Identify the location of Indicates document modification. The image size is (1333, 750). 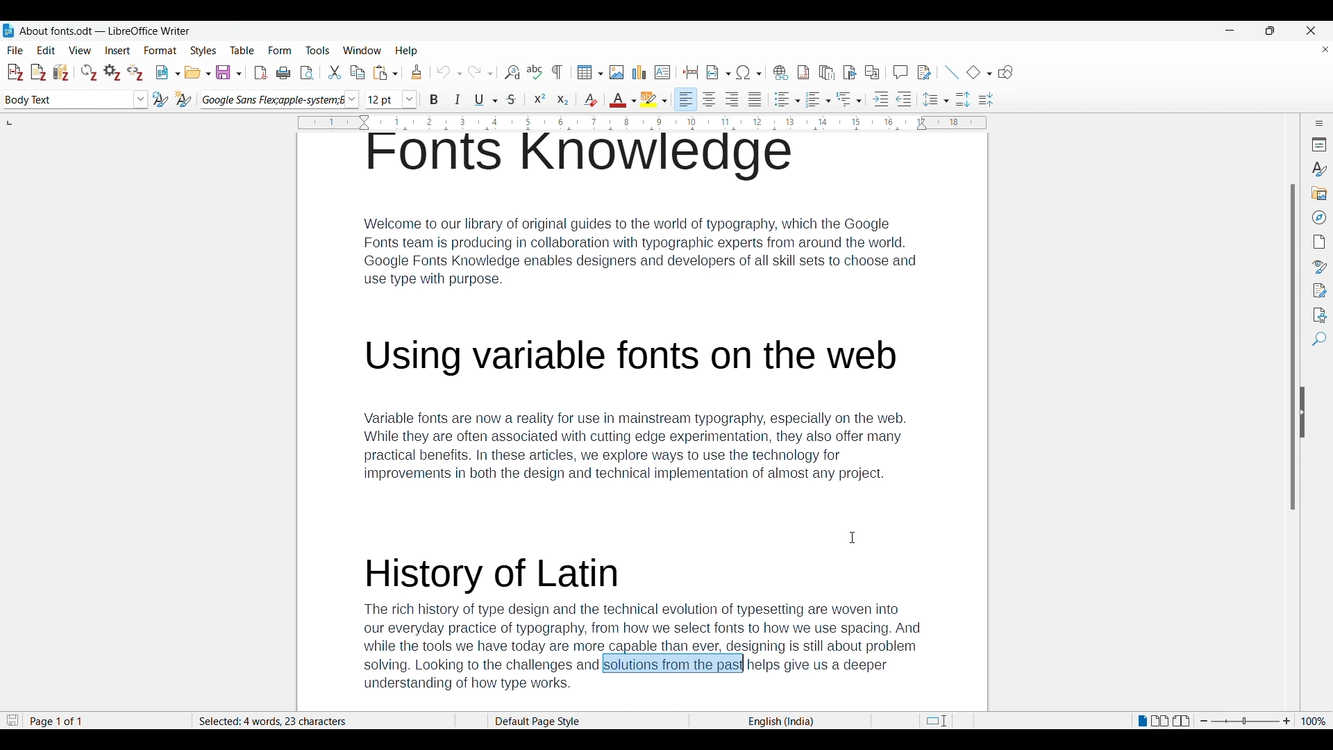
(12, 721).